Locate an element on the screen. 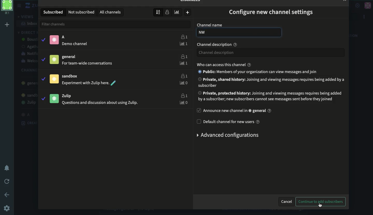  who can access this channel? is located at coordinates (226, 65).